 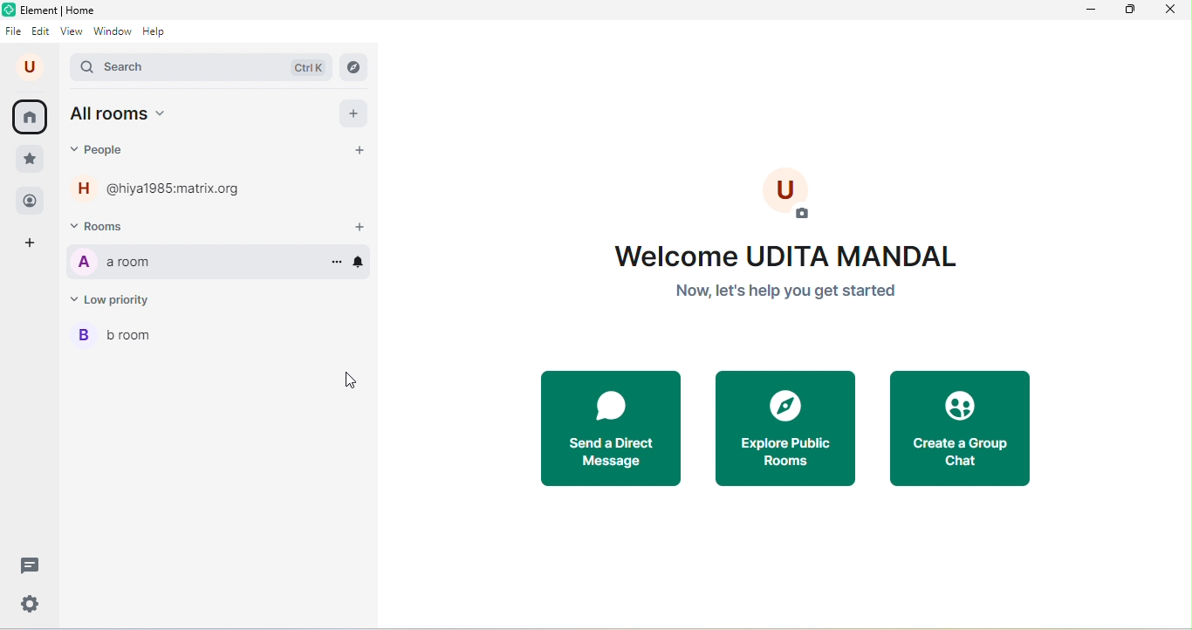 What do you see at coordinates (609, 428) in the screenshot?
I see `send a direct message` at bounding box center [609, 428].